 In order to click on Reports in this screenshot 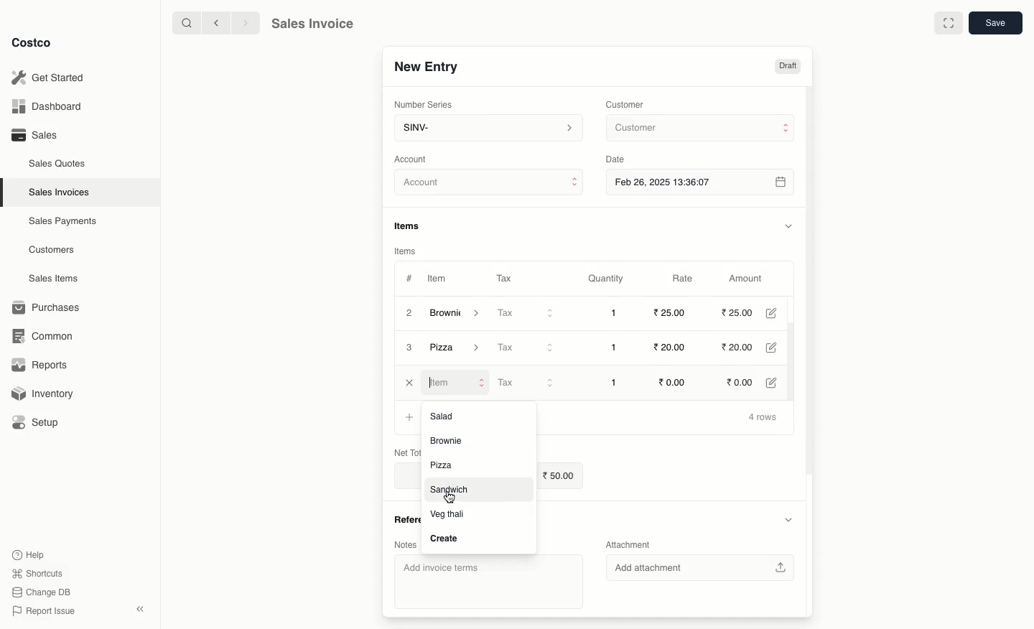, I will do `click(40, 366)`.